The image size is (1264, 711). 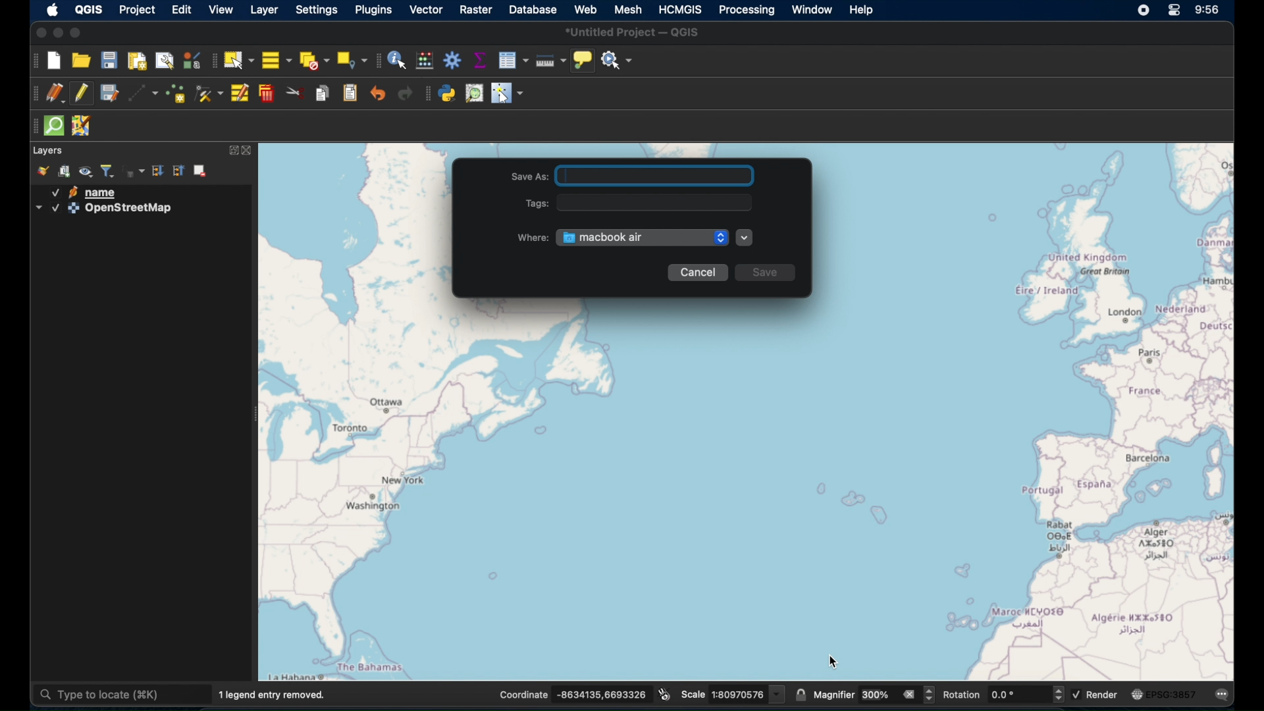 What do you see at coordinates (109, 61) in the screenshot?
I see `save project` at bounding box center [109, 61].